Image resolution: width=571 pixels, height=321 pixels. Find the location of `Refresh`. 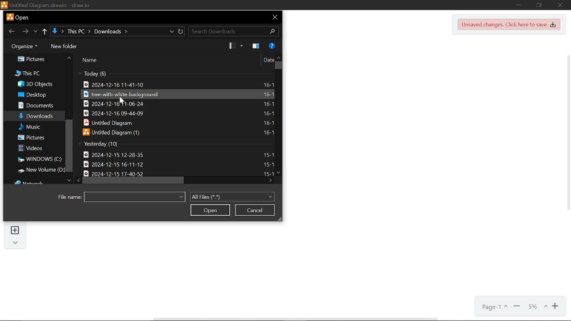

Refresh is located at coordinates (181, 33).